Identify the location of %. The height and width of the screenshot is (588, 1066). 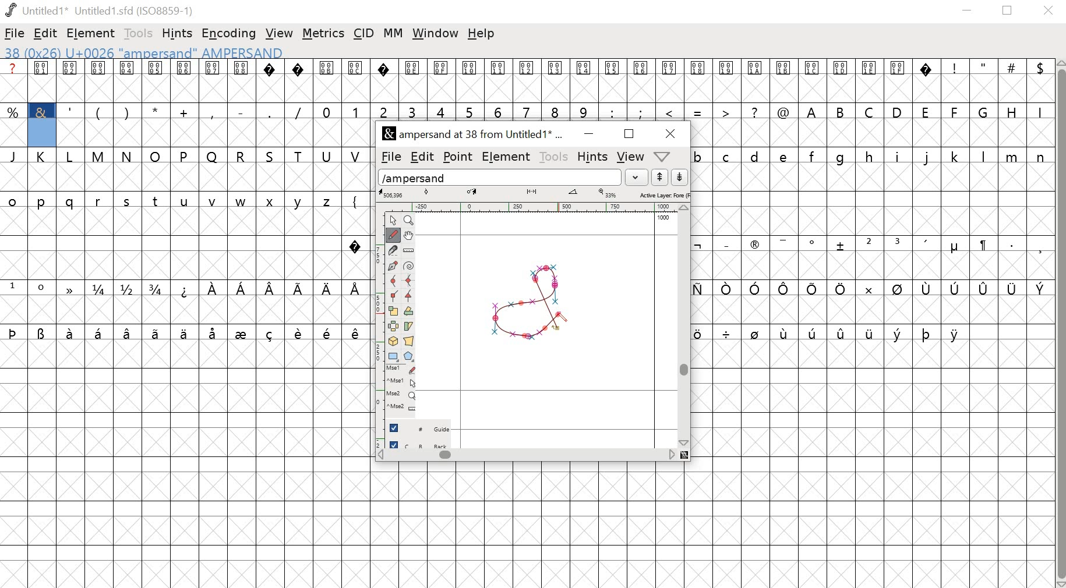
(14, 112).